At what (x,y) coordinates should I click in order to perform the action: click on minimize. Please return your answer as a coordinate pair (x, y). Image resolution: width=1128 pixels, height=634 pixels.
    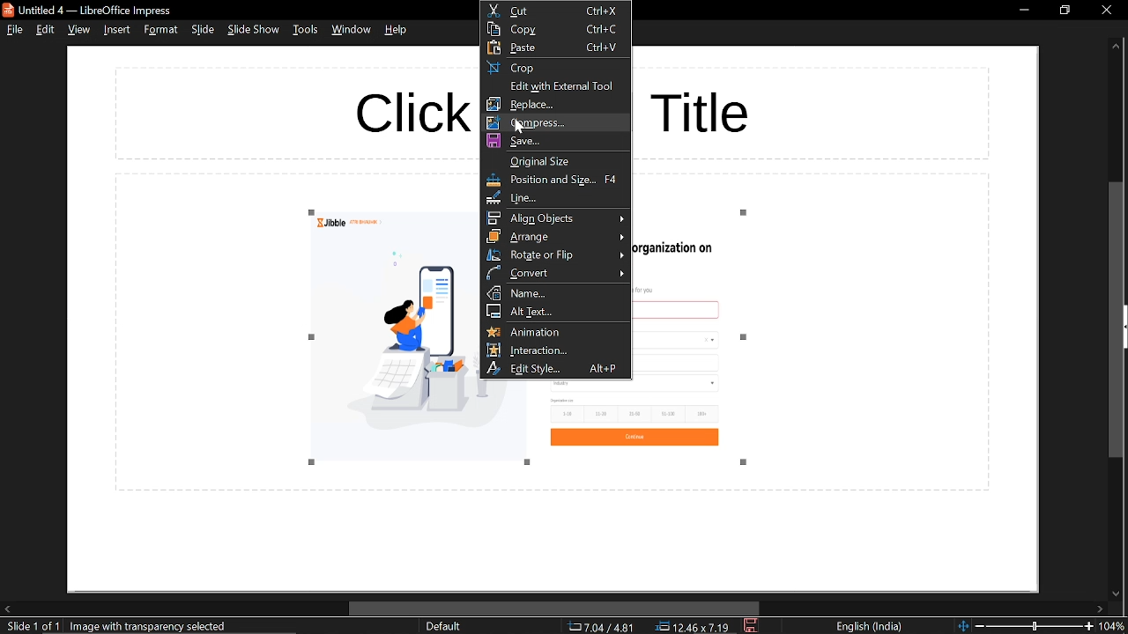
    Looking at the image, I should click on (1024, 10).